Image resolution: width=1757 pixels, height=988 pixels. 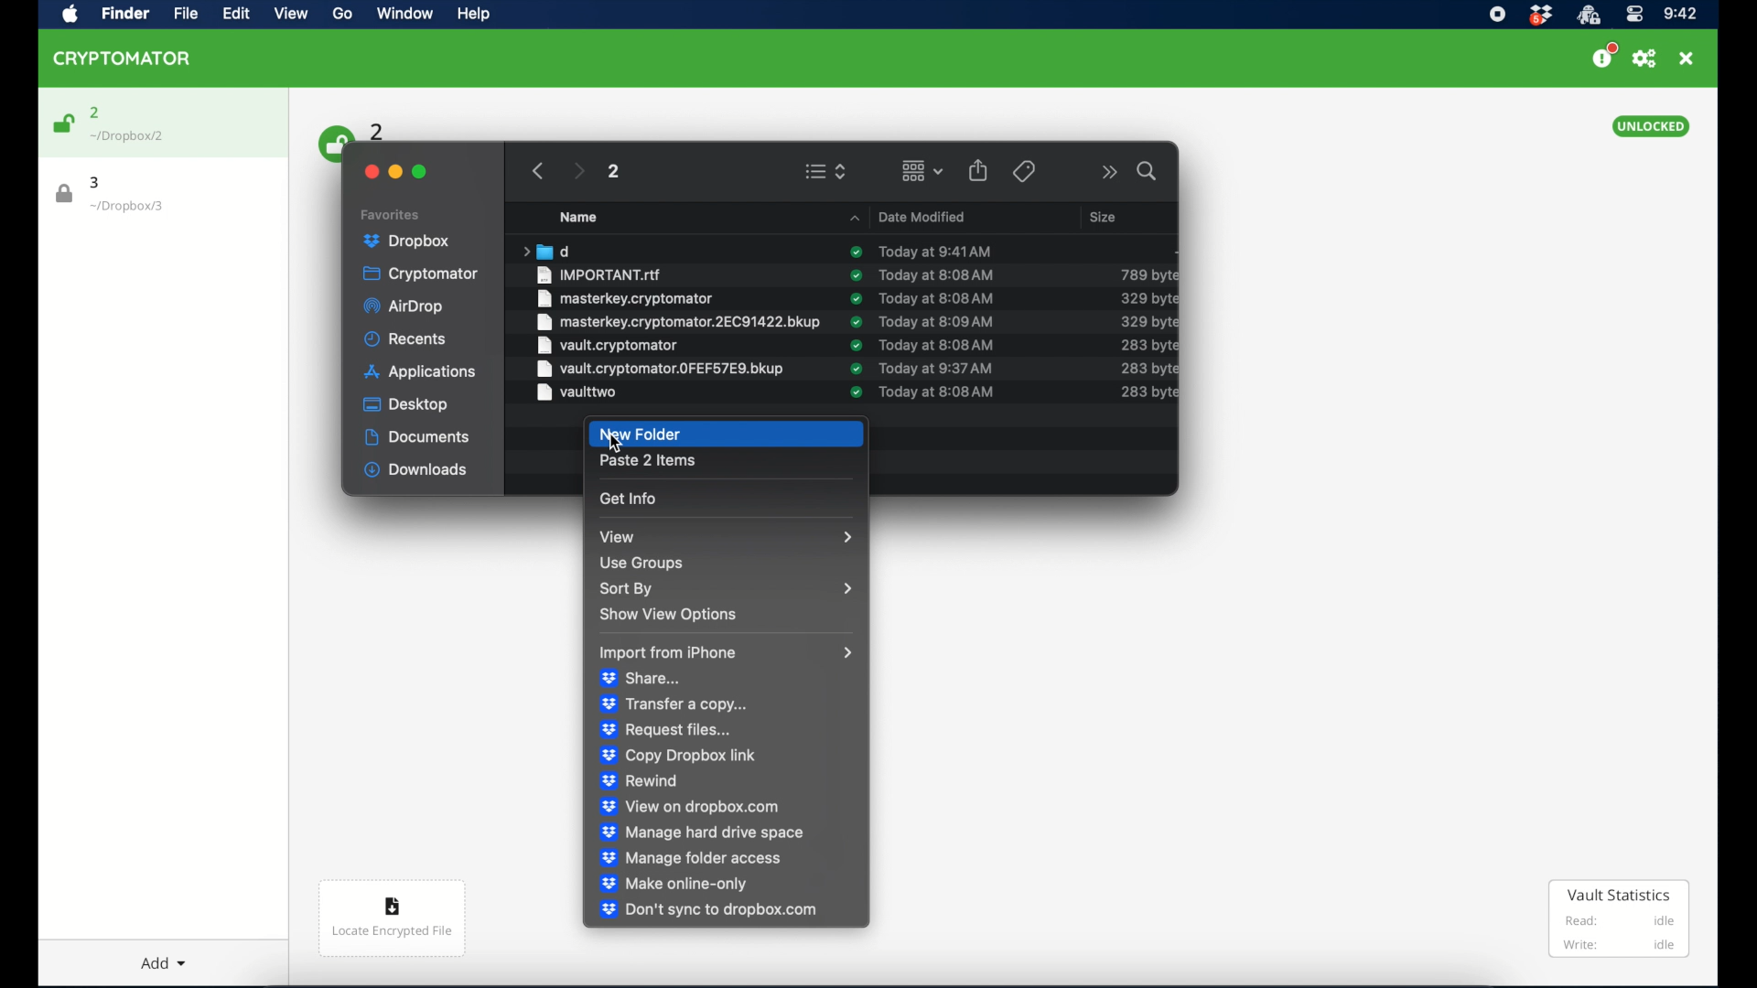 What do you see at coordinates (675, 322) in the screenshot?
I see `masterkey` at bounding box center [675, 322].